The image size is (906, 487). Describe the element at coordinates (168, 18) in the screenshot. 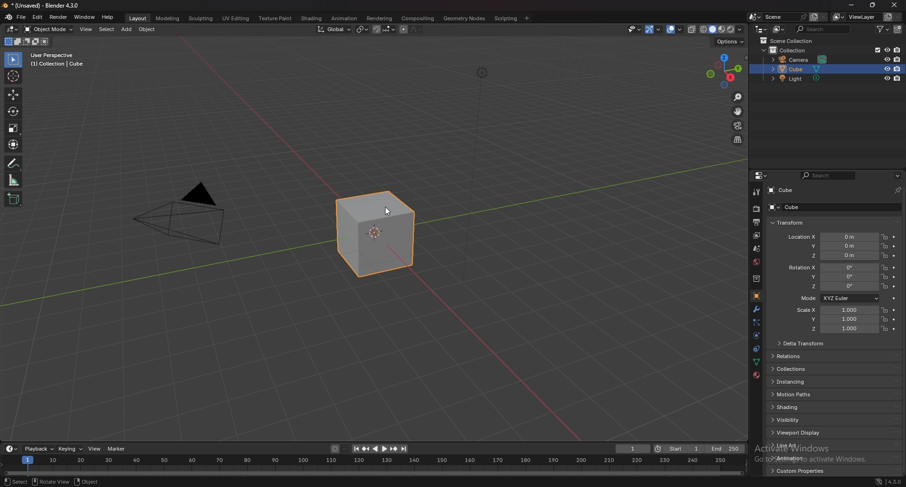

I see `modeling` at that location.